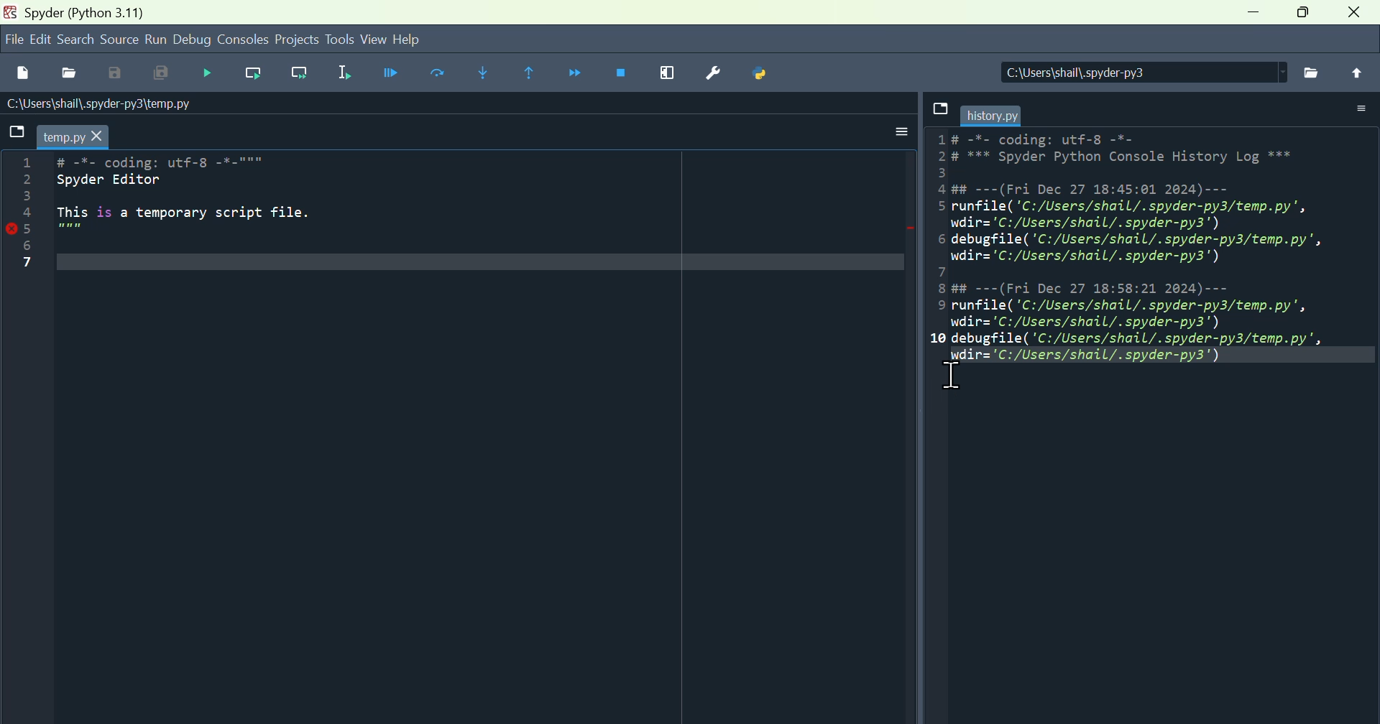 Image resolution: width=1380 pixels, height=724 pixels. What do you see at coordinates (1130, 72) in the screenshot?
I see `Location of the file` at bounding box center [1130, 72].